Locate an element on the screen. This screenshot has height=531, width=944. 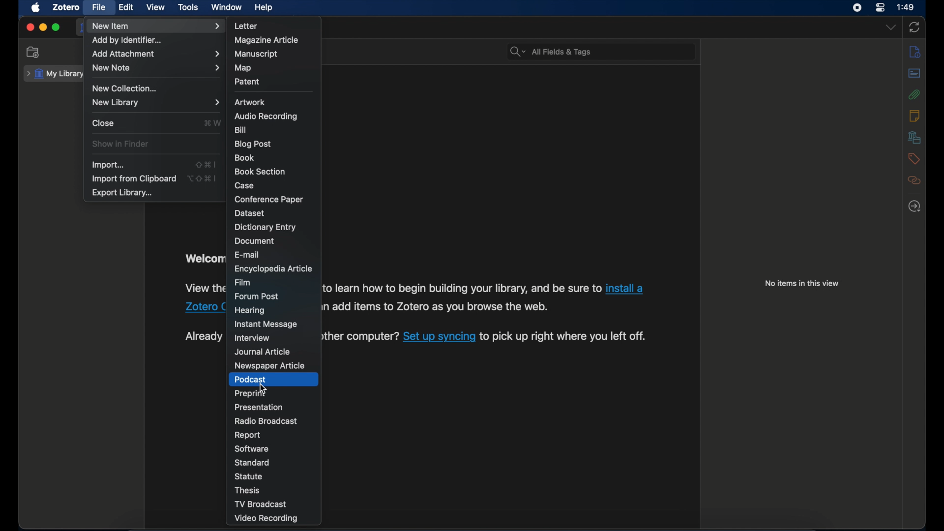
case is located at coordinates (245, 185).